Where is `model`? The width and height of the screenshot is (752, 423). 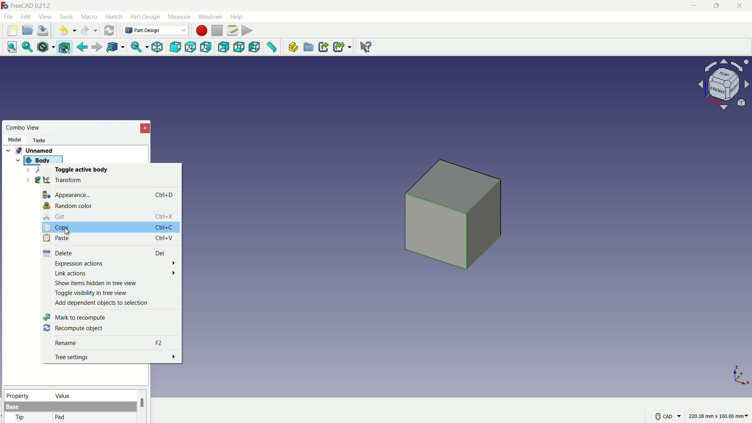 model is located at coordinates (14, 139).